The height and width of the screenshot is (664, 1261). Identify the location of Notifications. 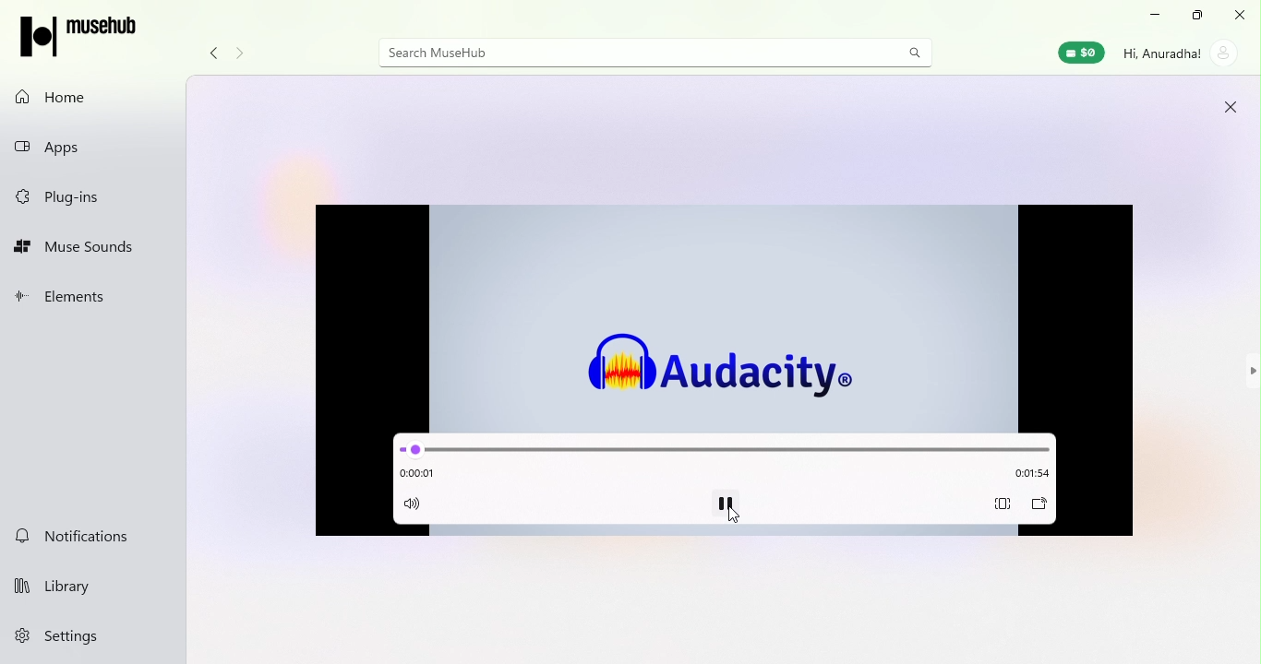
(90, 538).